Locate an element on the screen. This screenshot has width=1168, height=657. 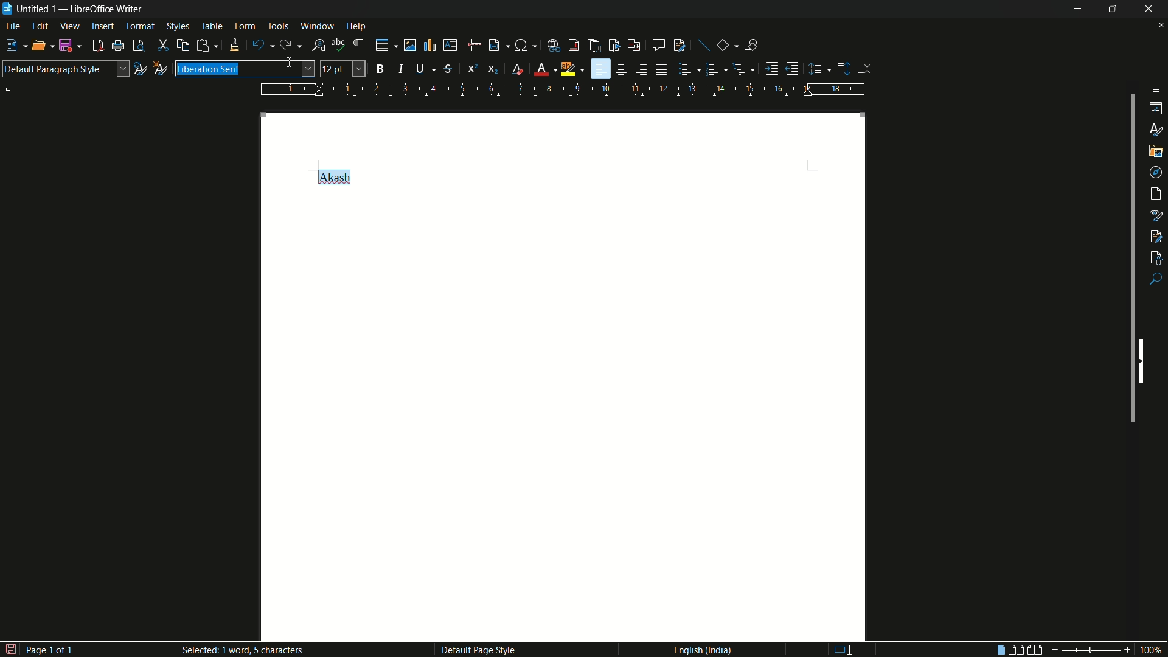
decrease indentation is located at coordinates (793, 68).